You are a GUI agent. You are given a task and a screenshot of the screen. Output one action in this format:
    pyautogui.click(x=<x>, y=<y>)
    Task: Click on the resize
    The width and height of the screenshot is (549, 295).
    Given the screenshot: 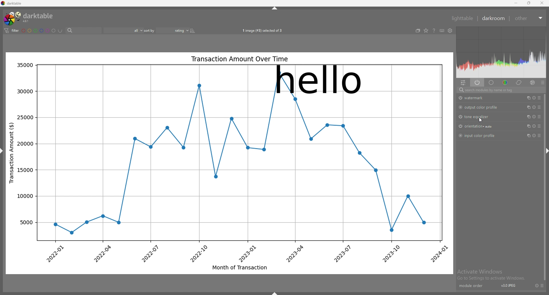 What is the action you would take?
    pyautogui.click(x=528, y=3)
    